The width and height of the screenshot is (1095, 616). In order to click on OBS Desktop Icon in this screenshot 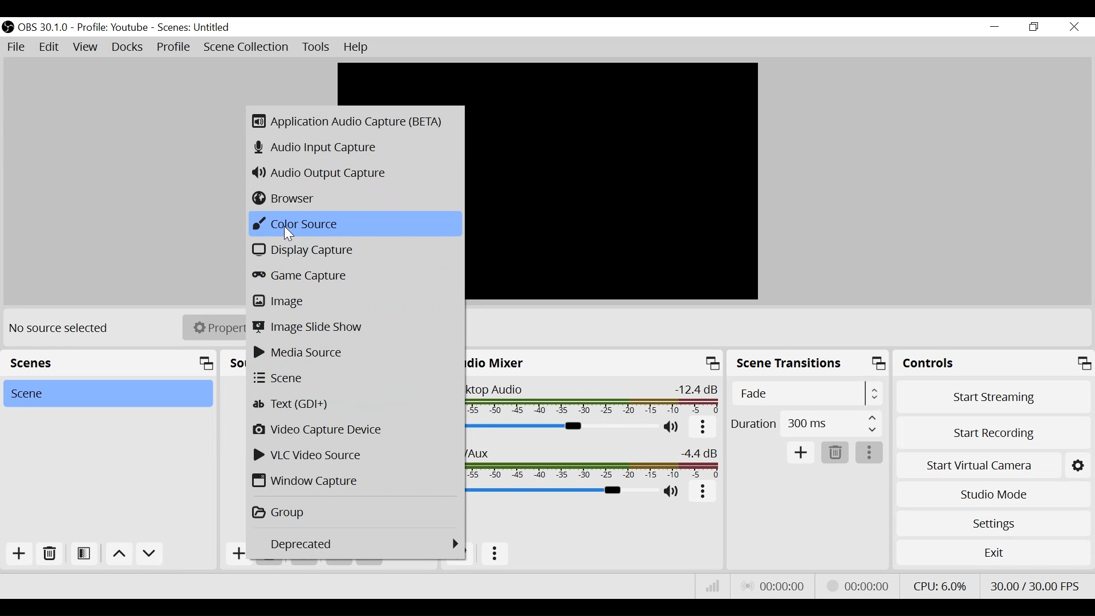, I will do `click(7, 27)`.